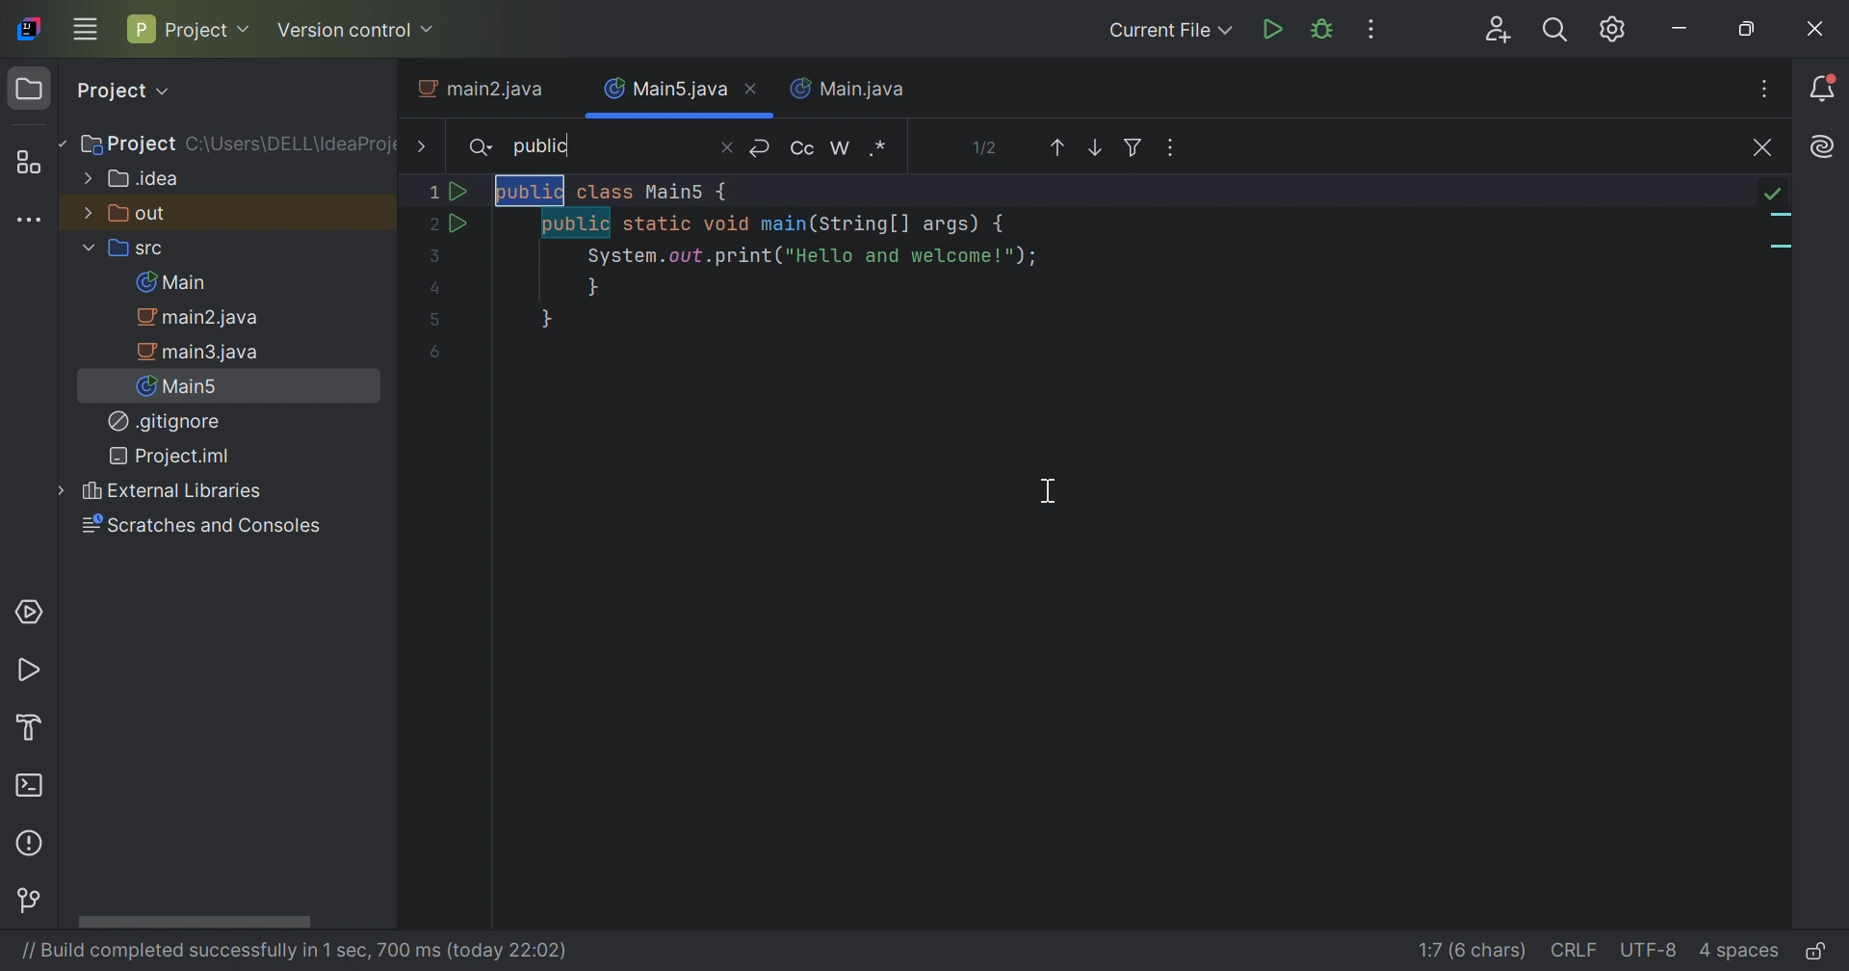 This screenshot has width=1849, height=971. I want to click on main2.java, so click(206, 318).